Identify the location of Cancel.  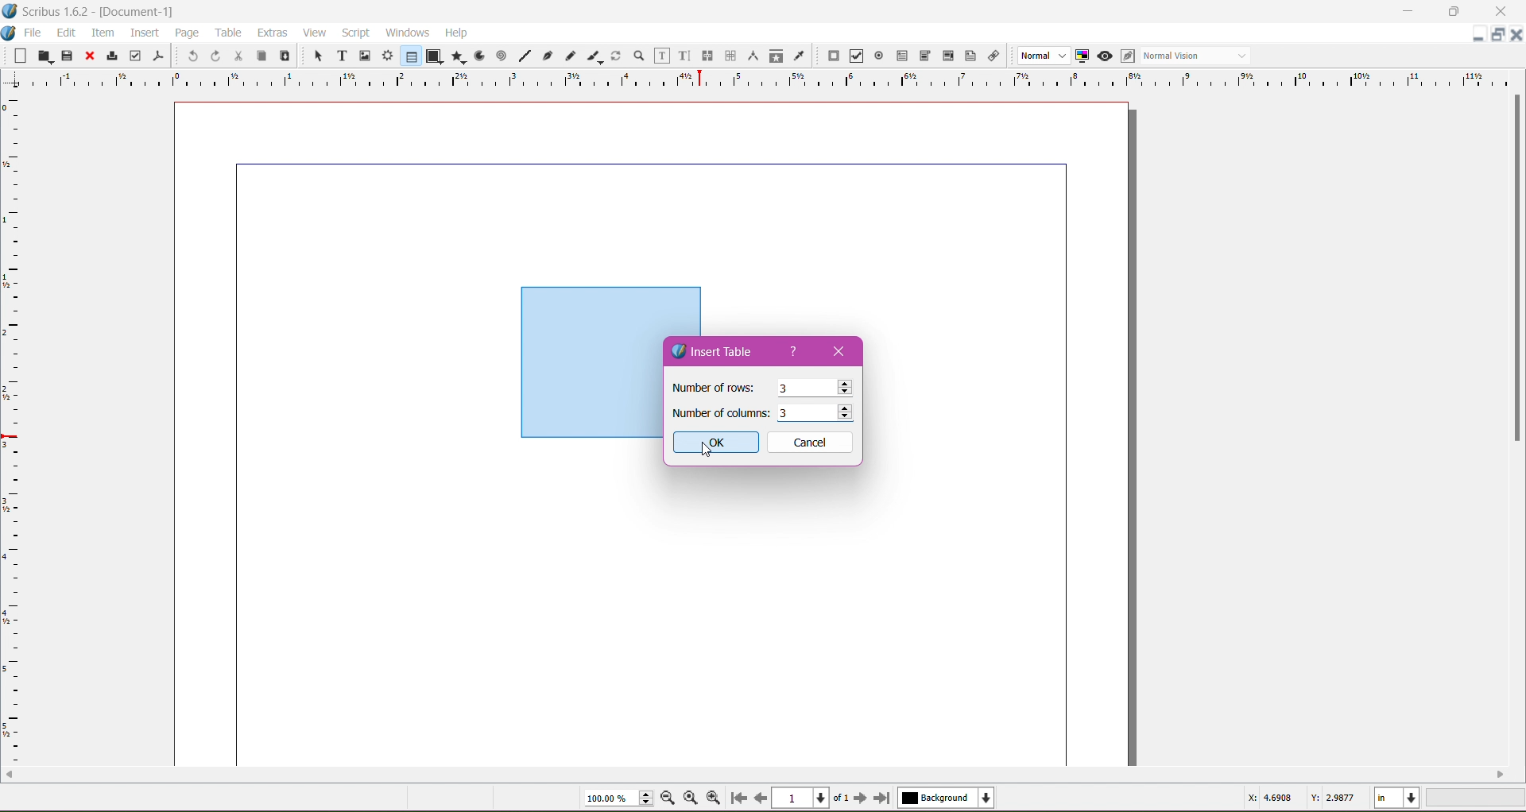
(811, 443).